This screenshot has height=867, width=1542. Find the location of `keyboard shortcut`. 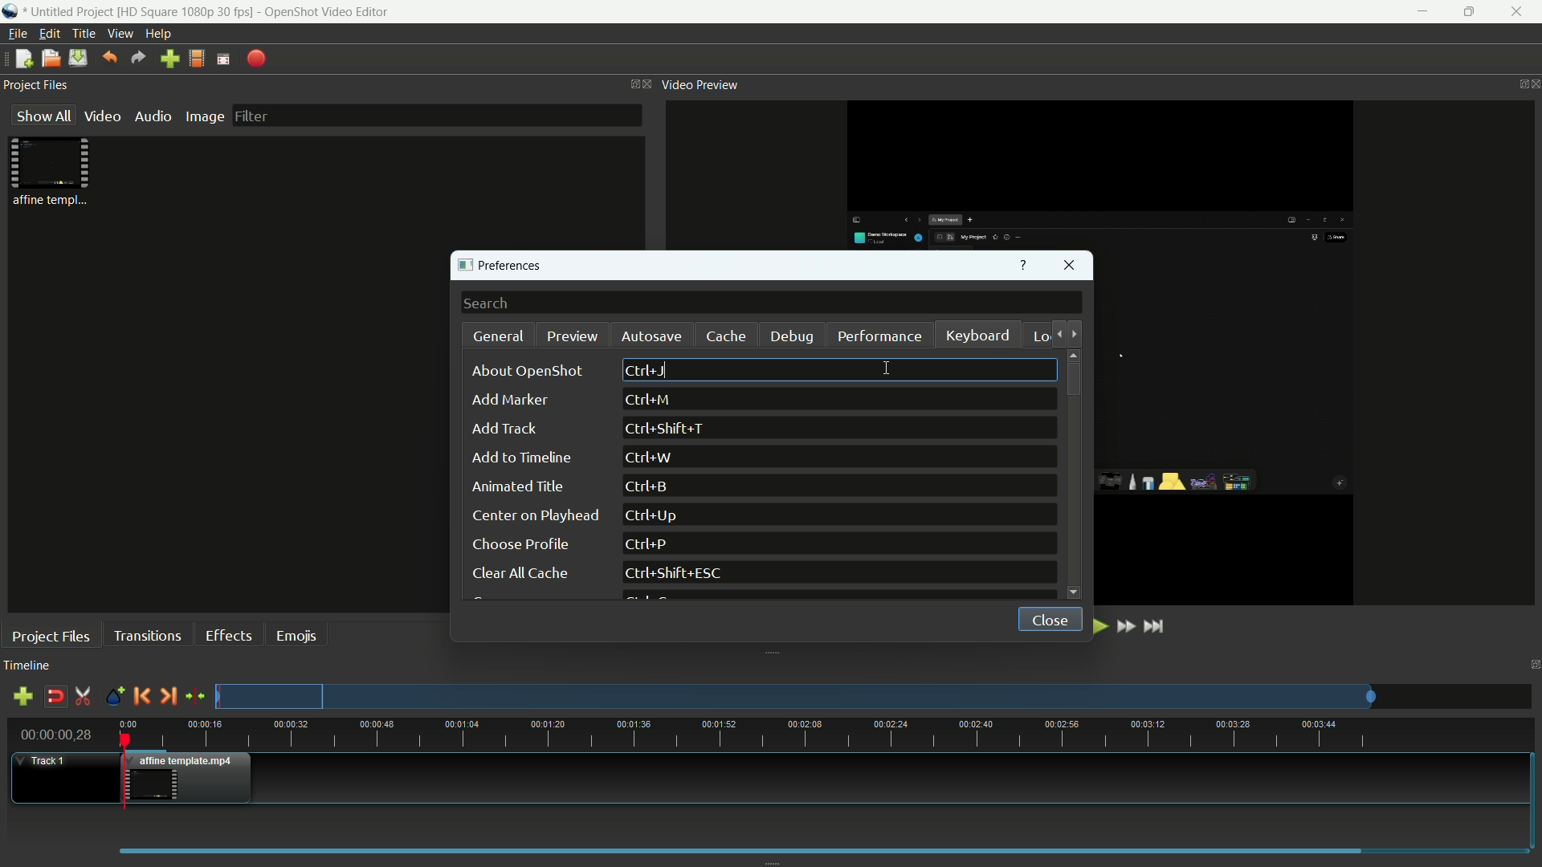

keyboard shortcut is located at coordinates (650, 458).